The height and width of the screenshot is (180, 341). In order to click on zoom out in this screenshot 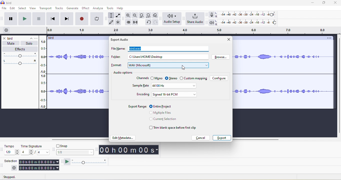, I will do `click(135, 15)`.